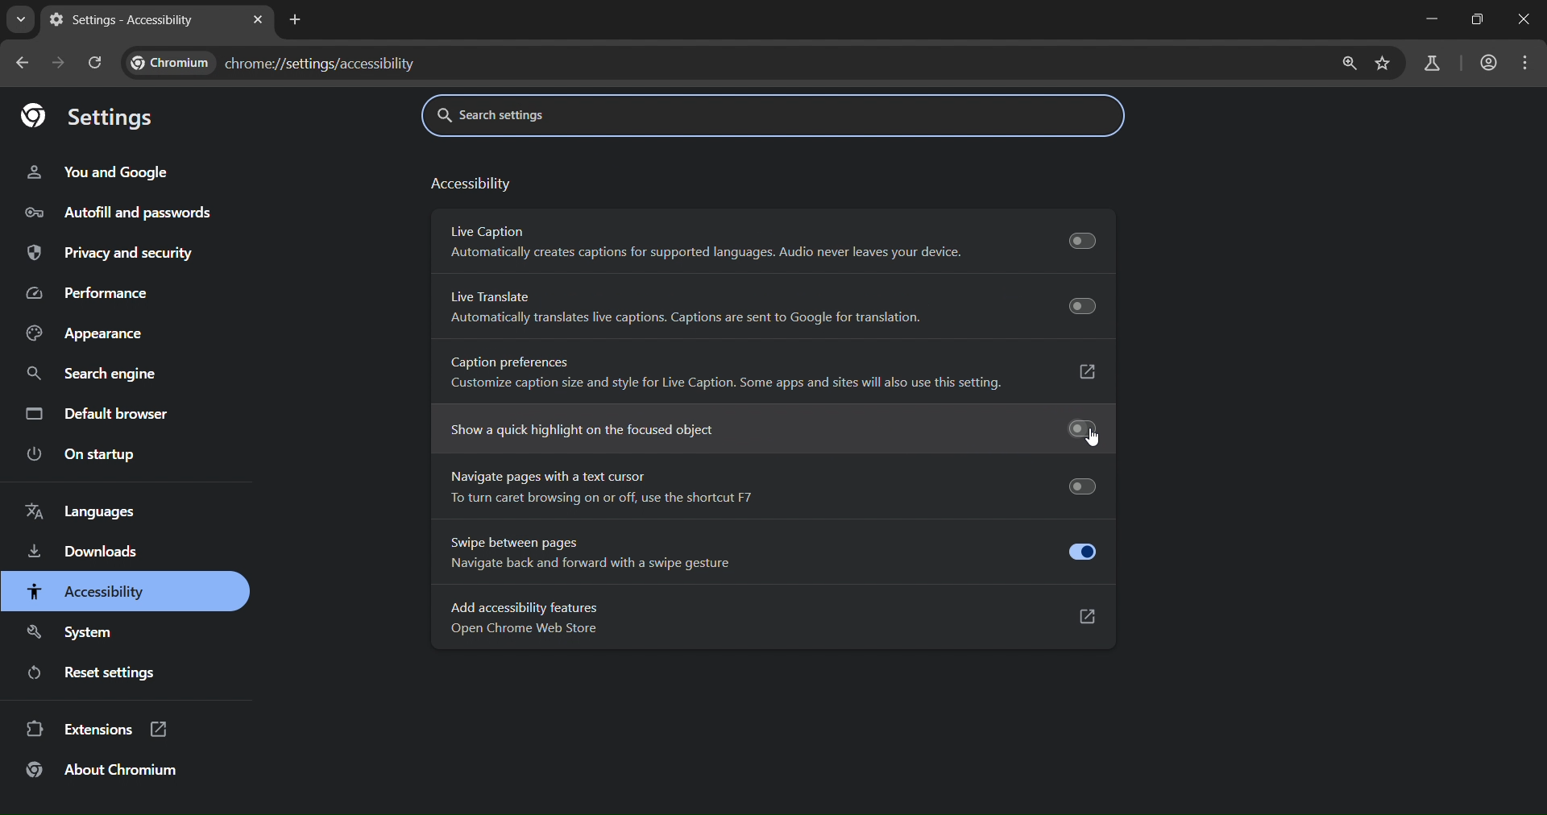 The image size is (1547, 815). What do you see at coordinates (85, 333) in the screenshot?
I see `appearance` at bounding box center [85, 333].